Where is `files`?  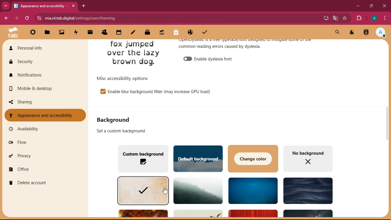 files is located at coordinates (47, 33).